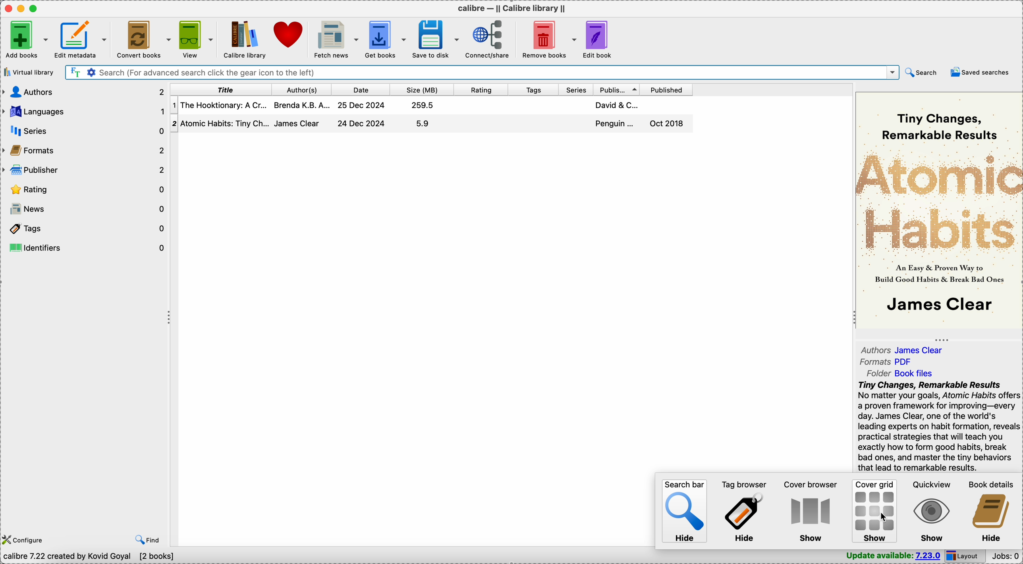 Image resolution: width=1023 pixels, height=564 pixels. Describe the element at coordinates (91, 73) in the screenshot. I see `advanced search` at that location.